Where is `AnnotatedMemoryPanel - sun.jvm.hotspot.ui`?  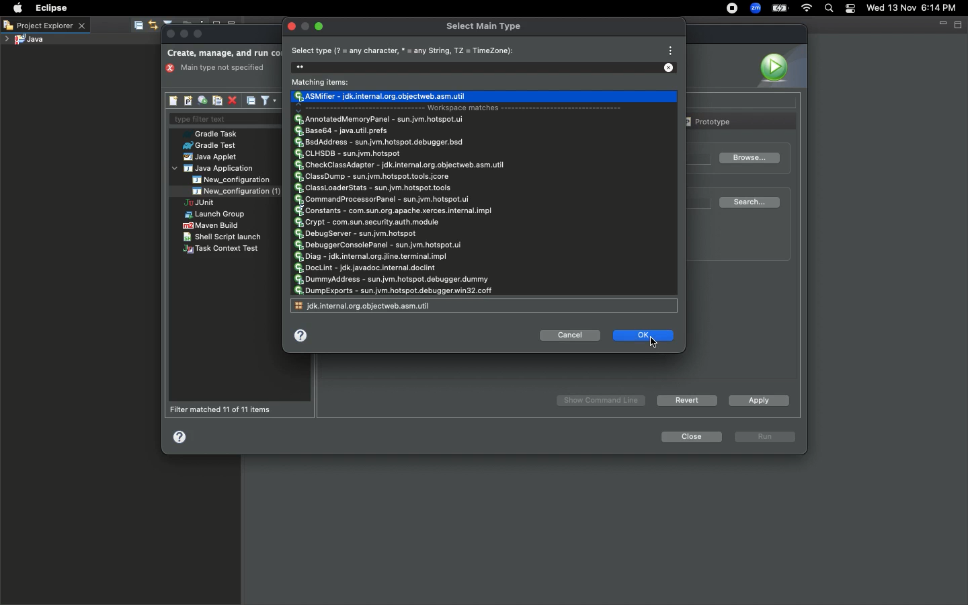
AnnotatedMemoryPanel - sun.jvm.hotspot.ui is located at coordinates (379, 118).